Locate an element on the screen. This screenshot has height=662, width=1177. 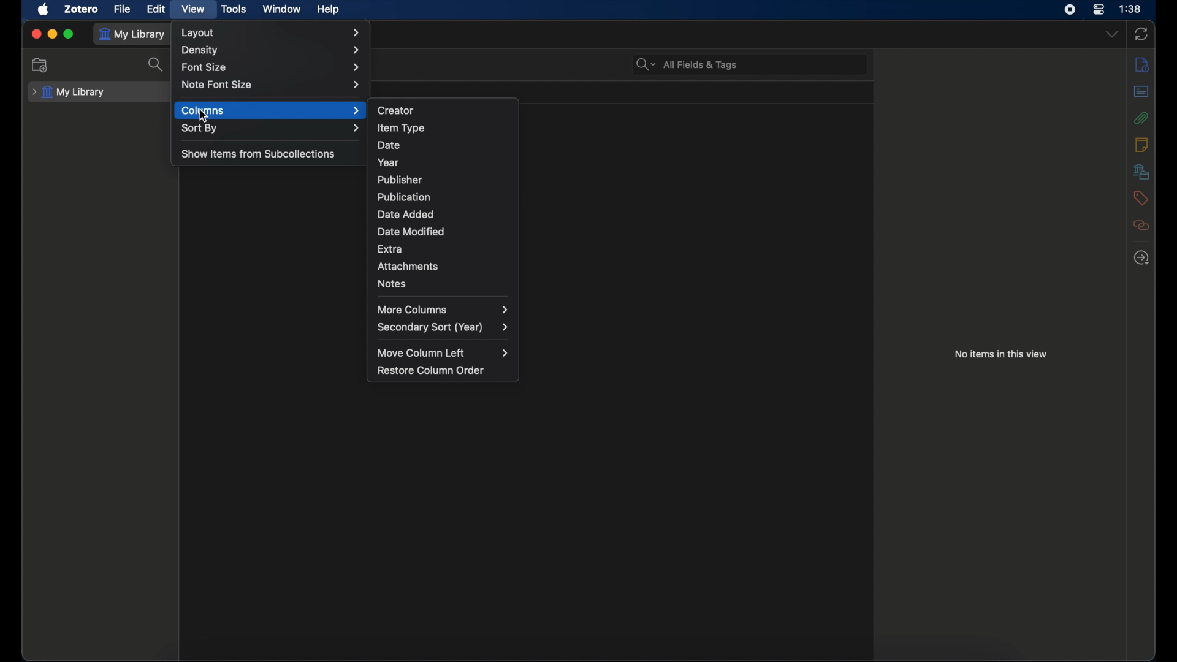
note font size is located at coordinates (271, 85).